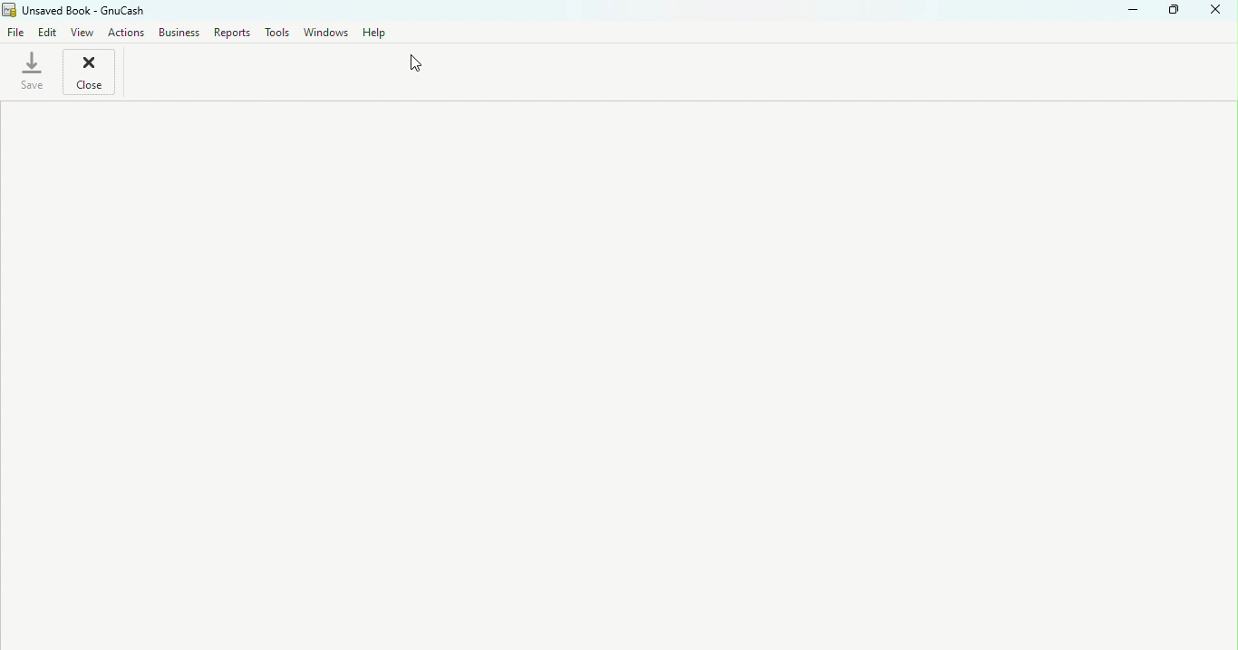 The image size is (1238, 650). What do you see at coordinates (273, 33) in the screenshot?
I see `Tools` at bounding box center [273, 33].